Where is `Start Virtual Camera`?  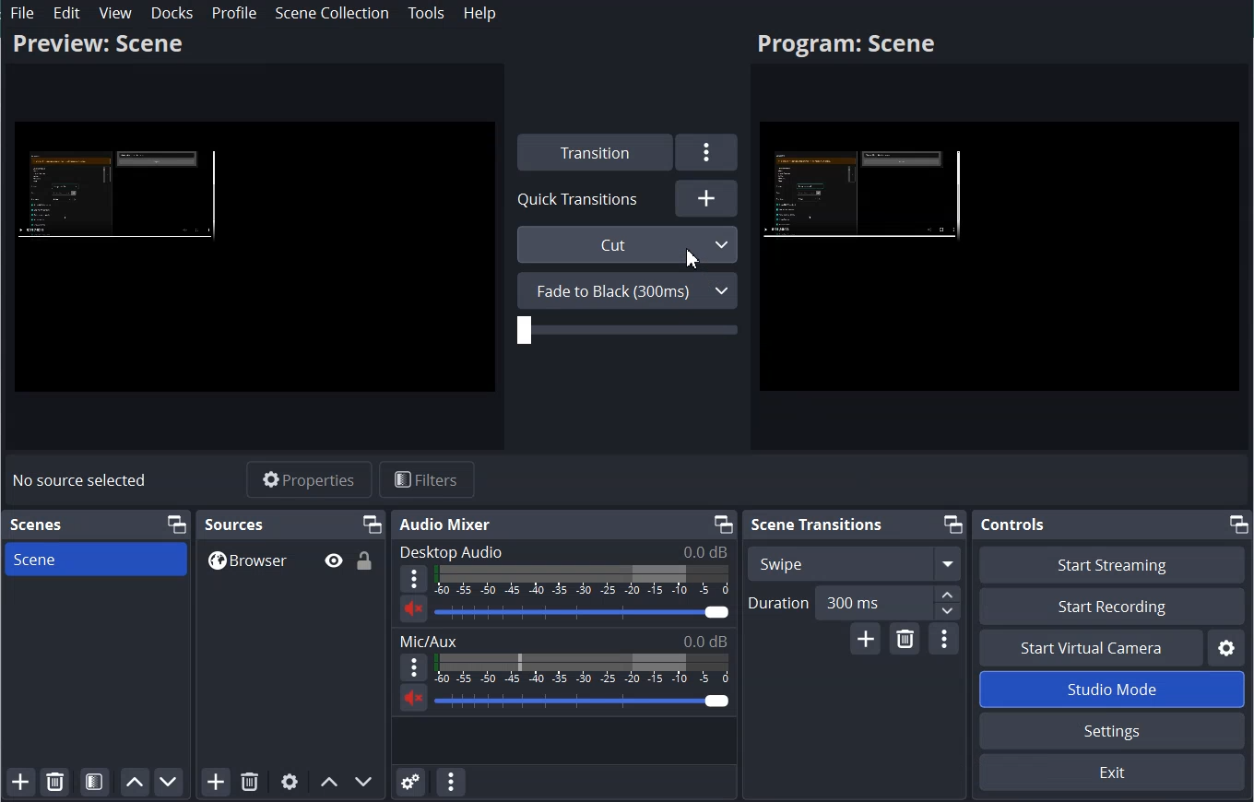 Start Virtual Camera is located at coordinates (1089, 647).